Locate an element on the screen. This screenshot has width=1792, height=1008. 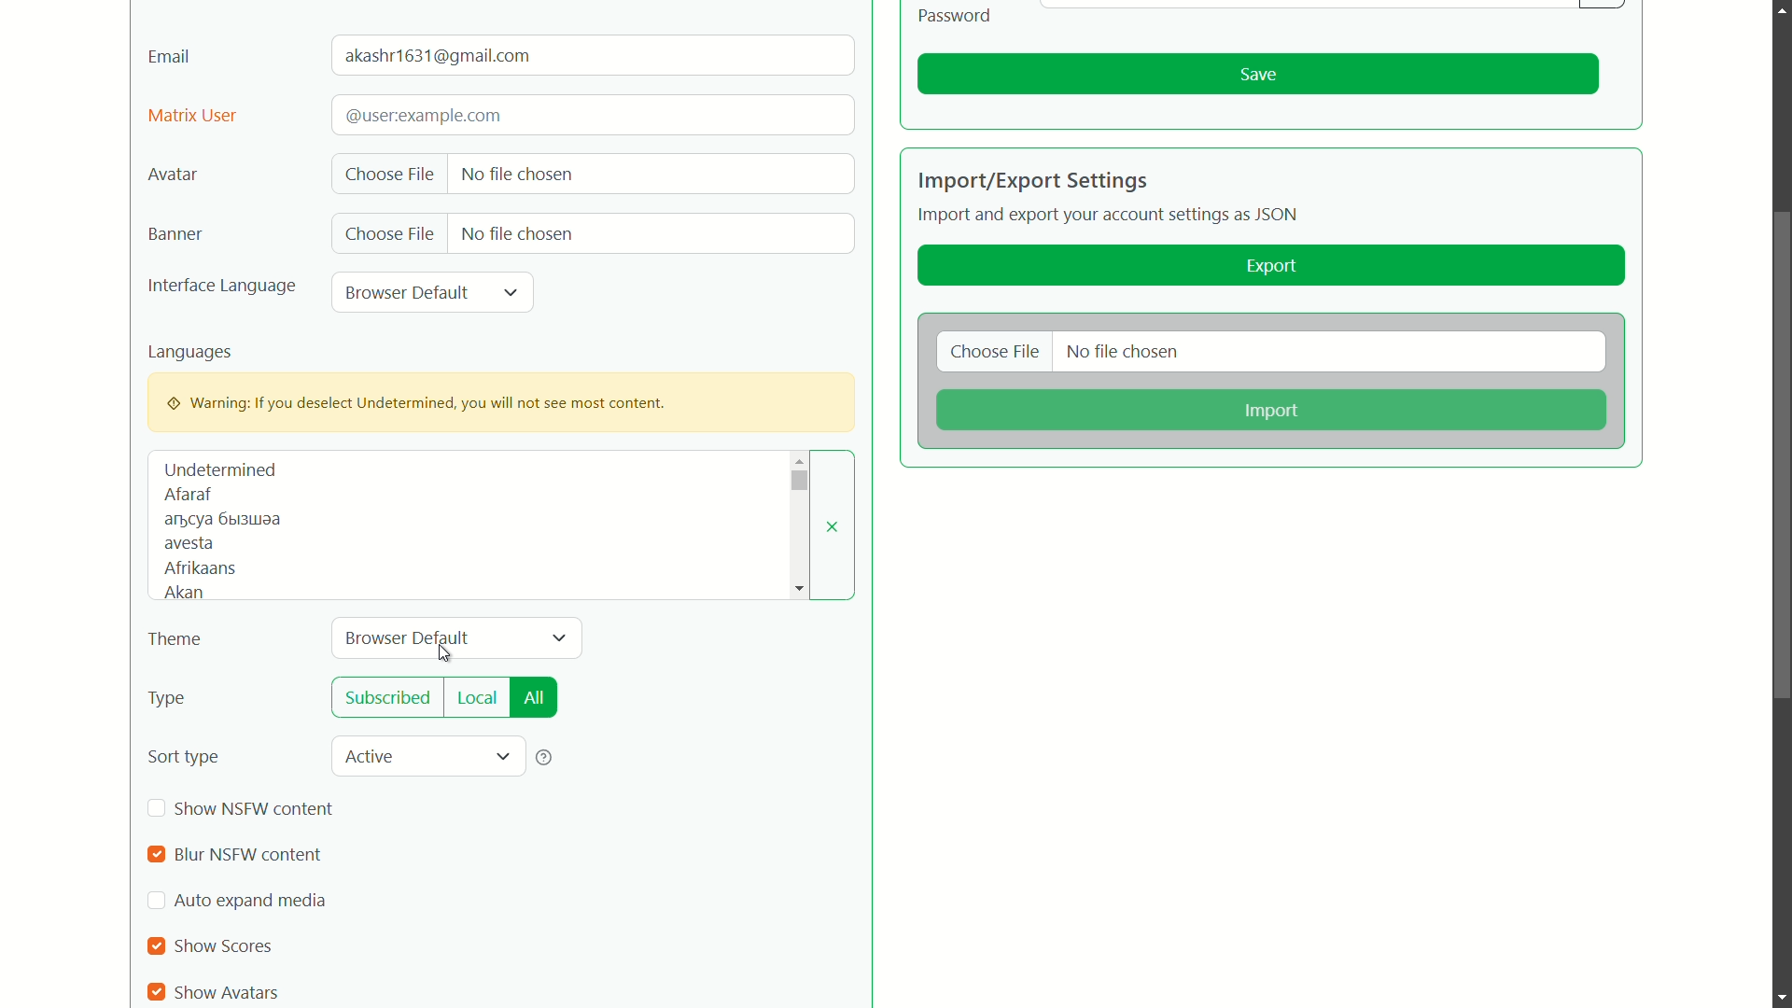
browser default is located at coordinates (410, 637).